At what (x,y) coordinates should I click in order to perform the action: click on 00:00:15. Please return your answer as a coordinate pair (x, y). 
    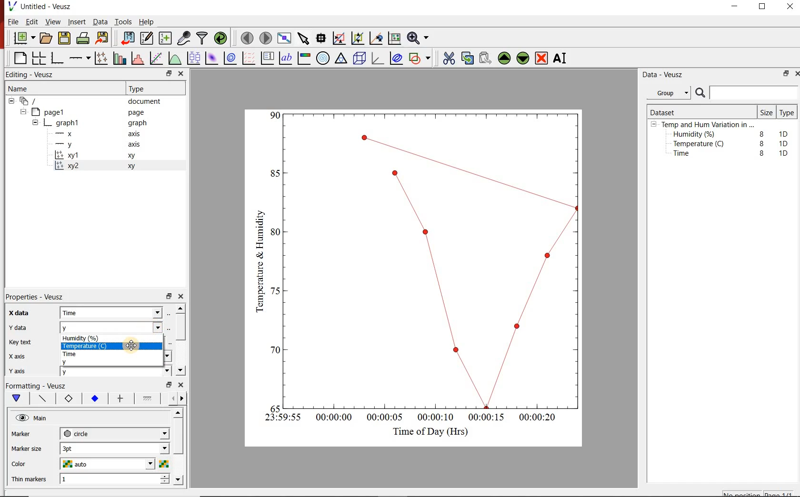
    Looking at the image, I should click on (487, 416).